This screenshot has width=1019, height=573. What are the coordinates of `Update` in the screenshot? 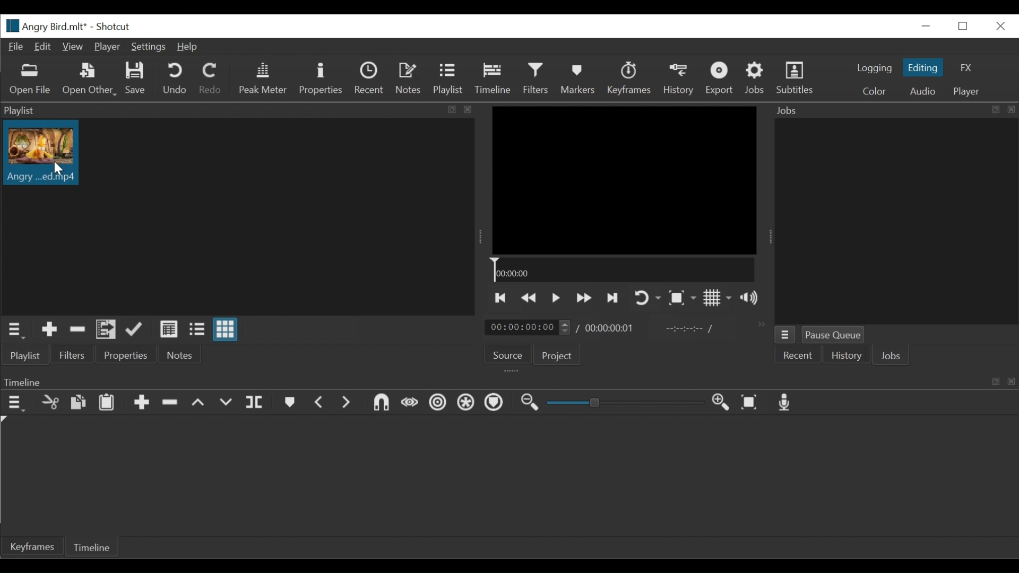 It's located at (135, 329).